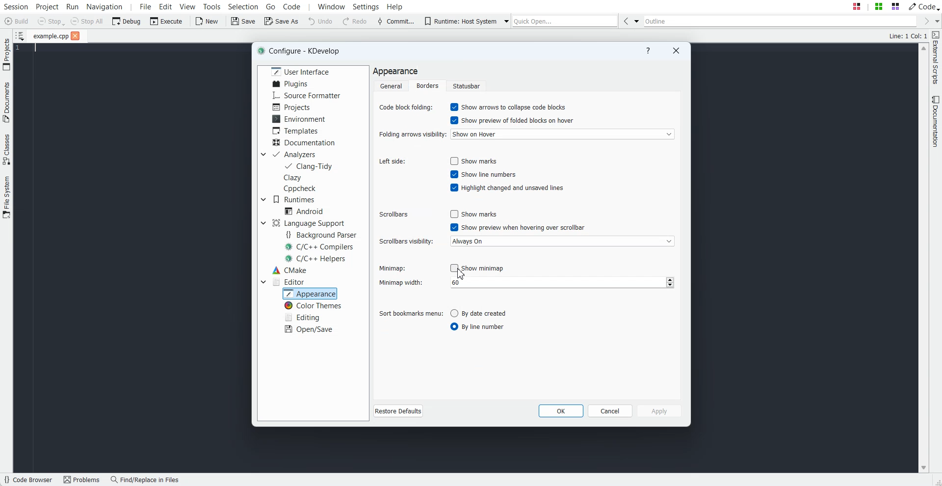  I want to click on Background Parser, so click(322, 234).